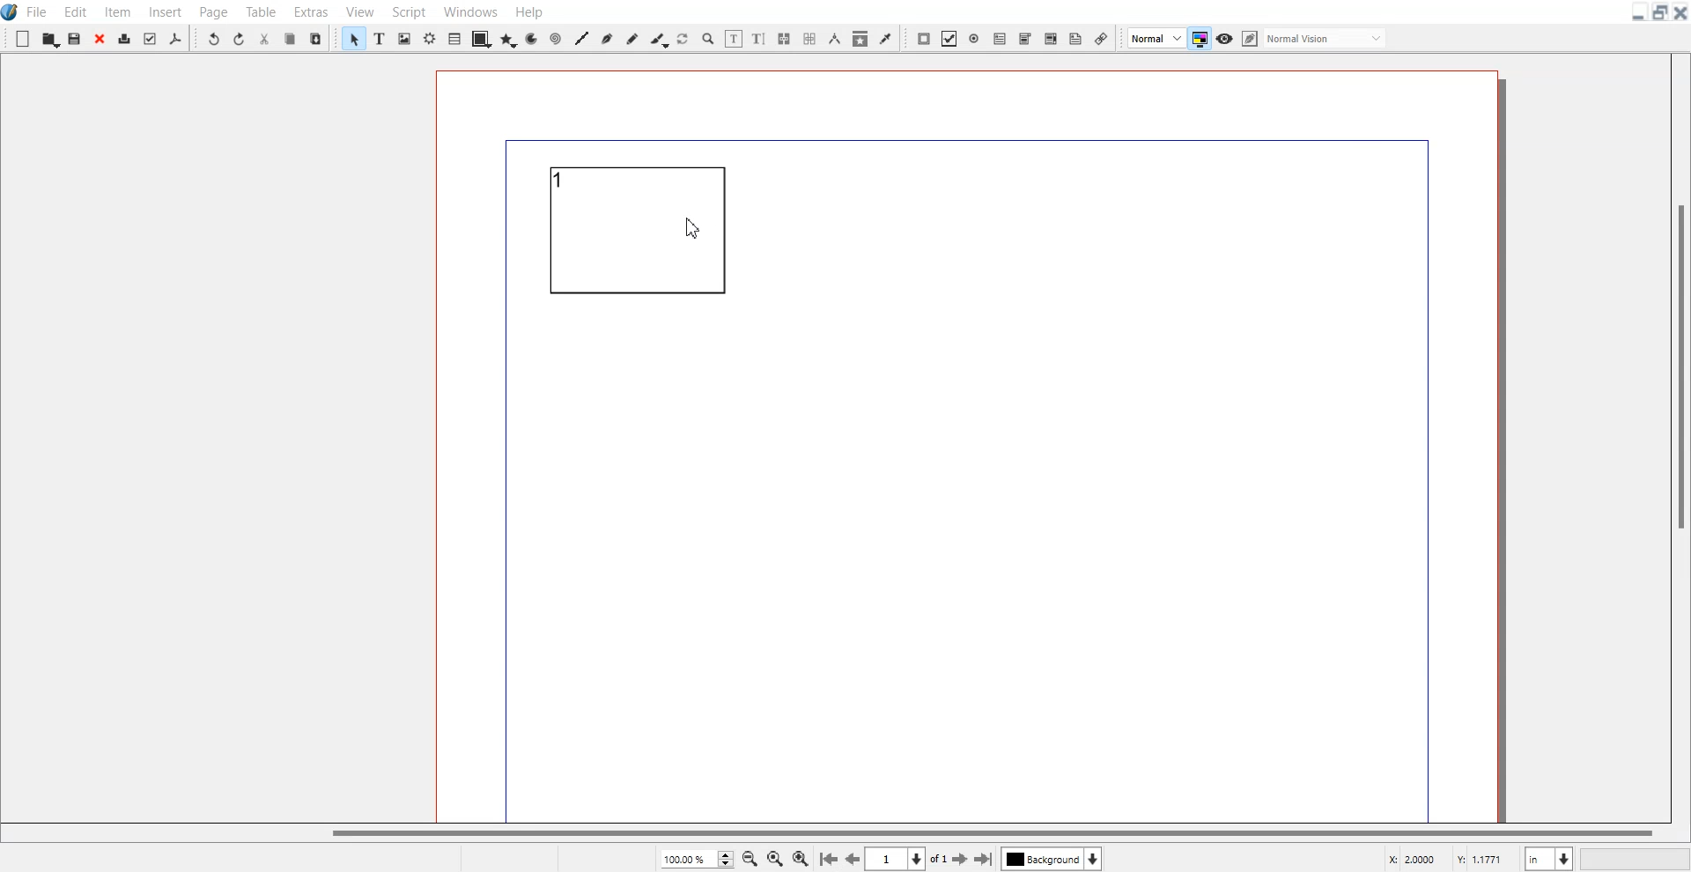 This screenshot has height=872, width=1691. I want to click on PDF List box, so click(1051, 38).